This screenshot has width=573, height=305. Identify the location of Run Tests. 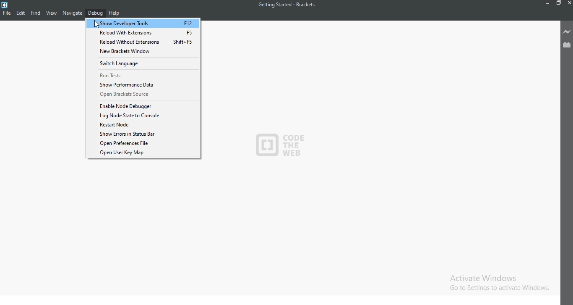
(144, 75).